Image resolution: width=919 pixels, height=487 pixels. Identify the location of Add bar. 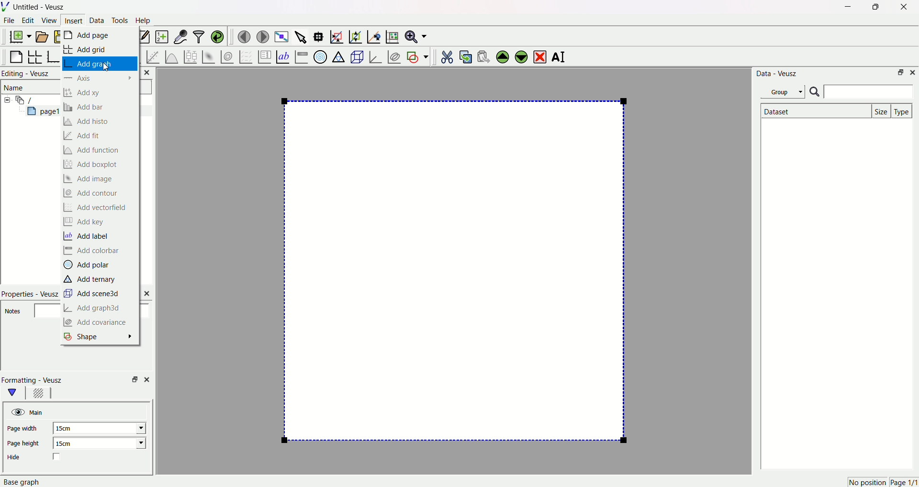
(89, 107).